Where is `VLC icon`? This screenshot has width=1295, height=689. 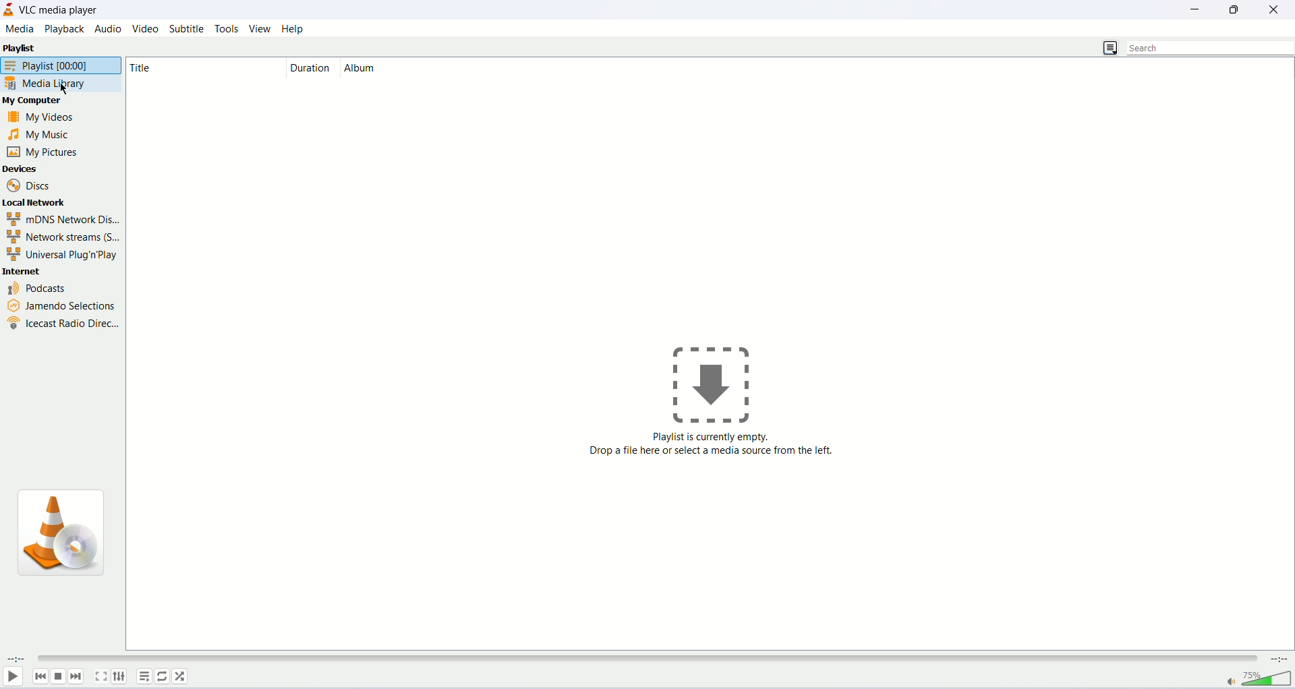 VLC icon is located at coordinates (68, 537).